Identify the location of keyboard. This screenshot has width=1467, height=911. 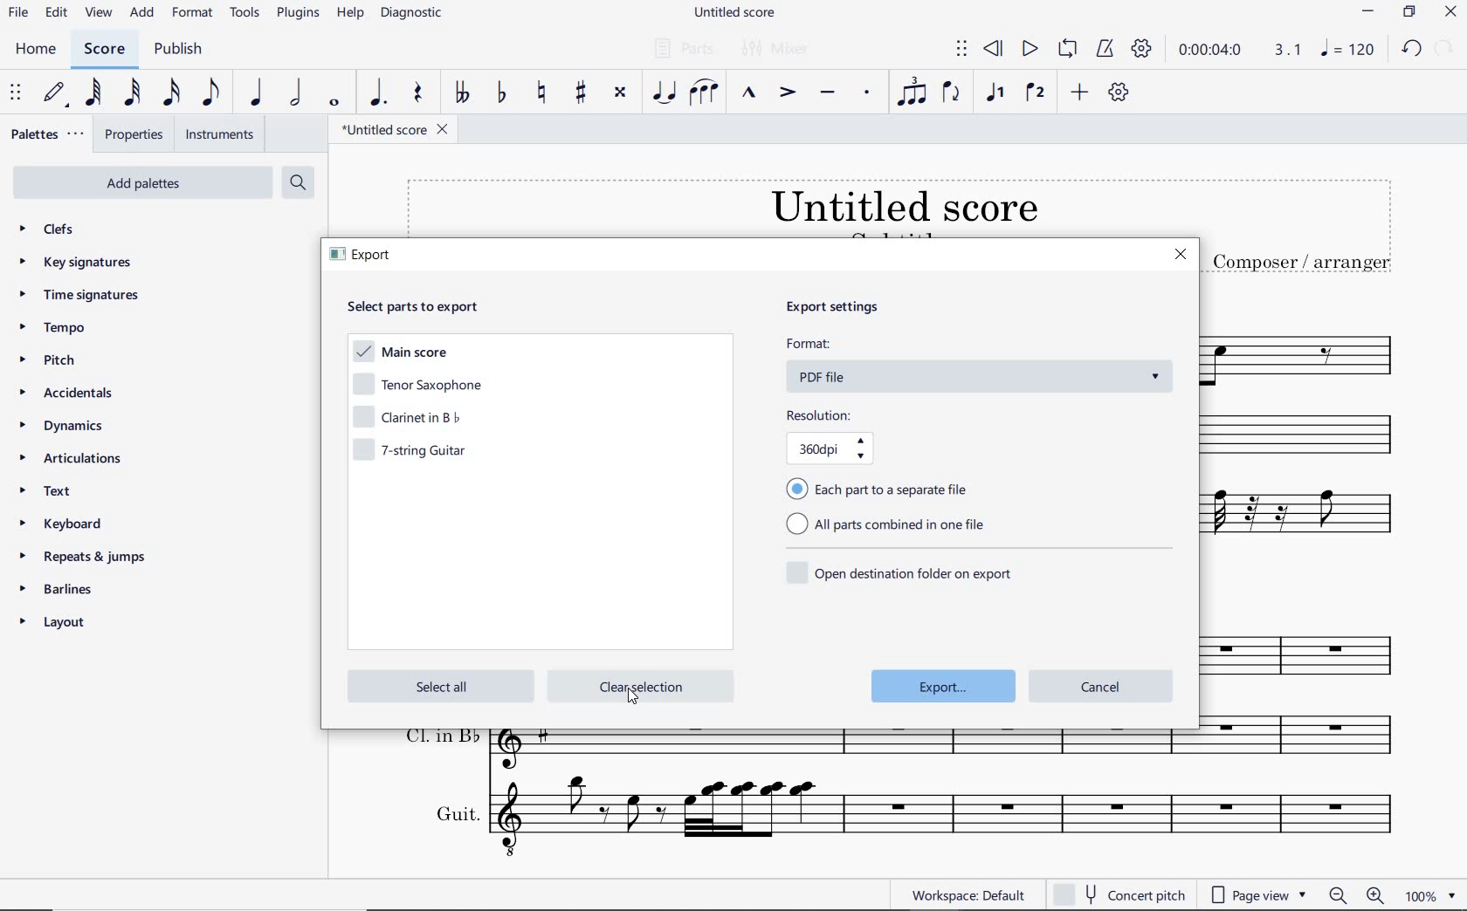
(65, 523).